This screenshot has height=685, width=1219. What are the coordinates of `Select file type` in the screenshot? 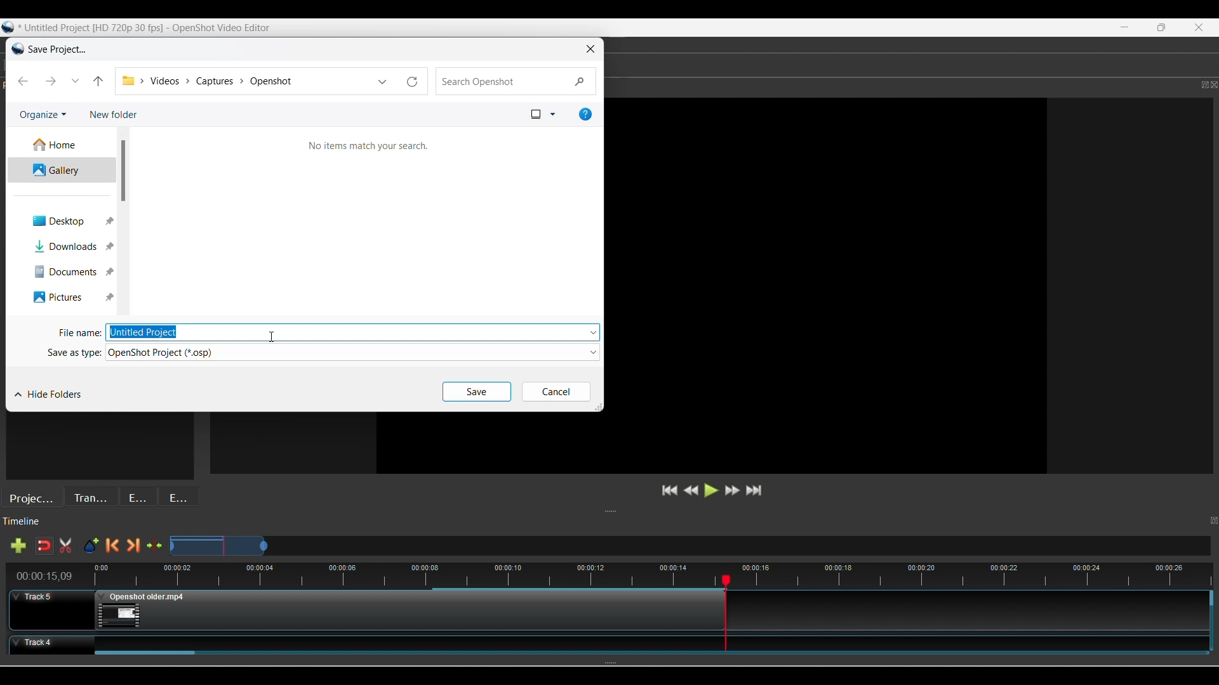 It's located at (345, 352).